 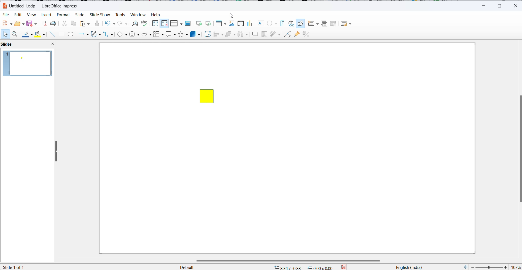 What do you see at coordinates (134, 35) in the screenshot?
I see `symbol` at bounding box center [134, 35].